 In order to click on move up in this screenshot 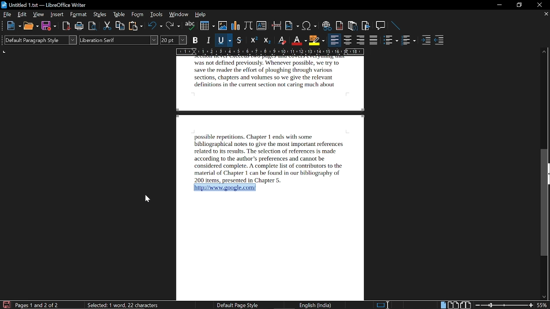, I will do `click(545, 50)`.